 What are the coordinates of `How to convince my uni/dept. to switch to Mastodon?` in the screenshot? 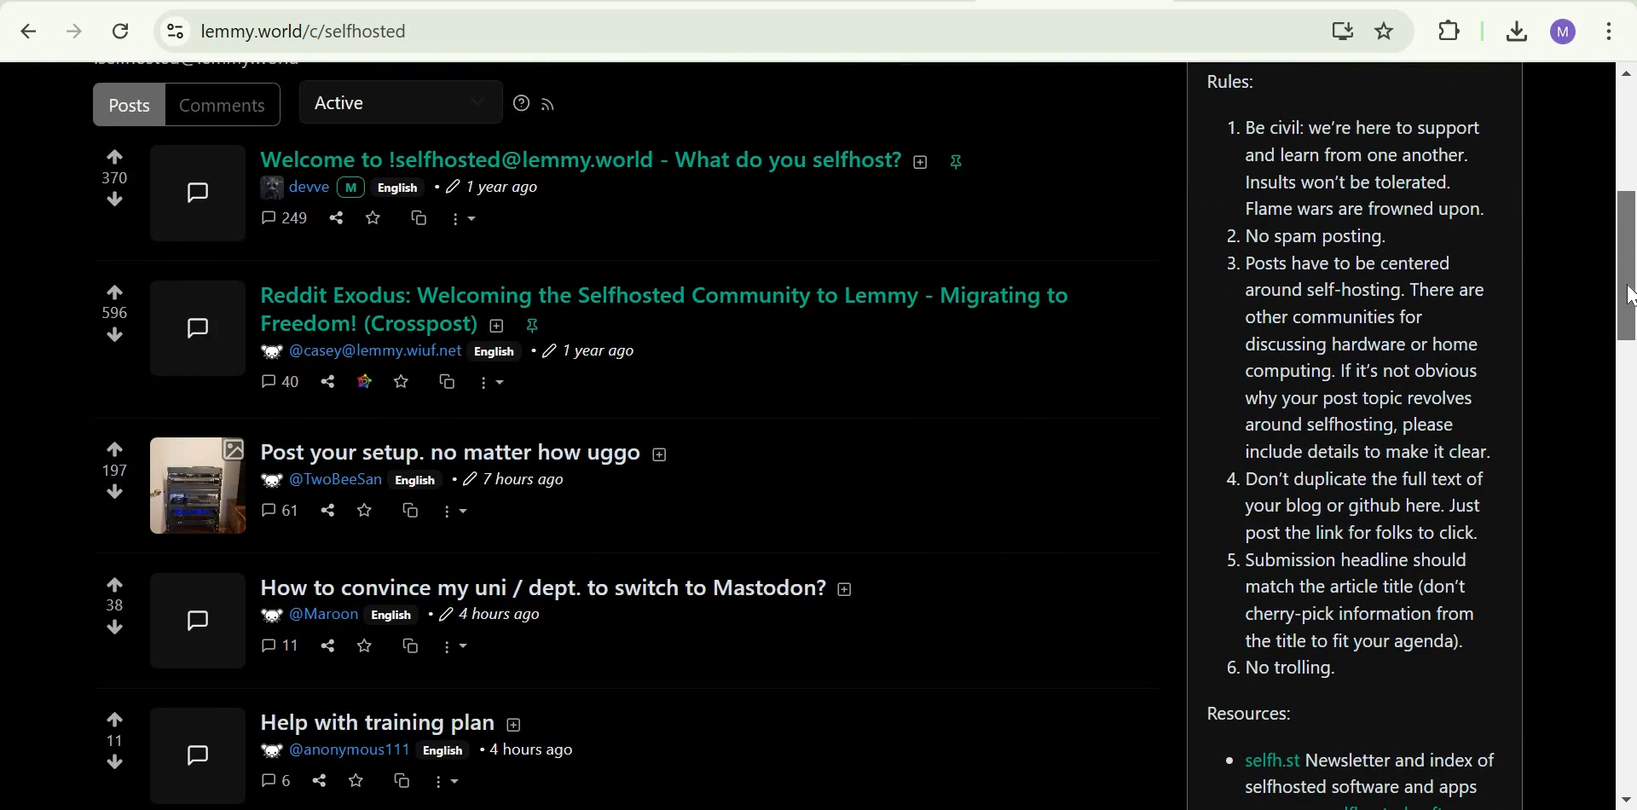 It's located at (540, 587).